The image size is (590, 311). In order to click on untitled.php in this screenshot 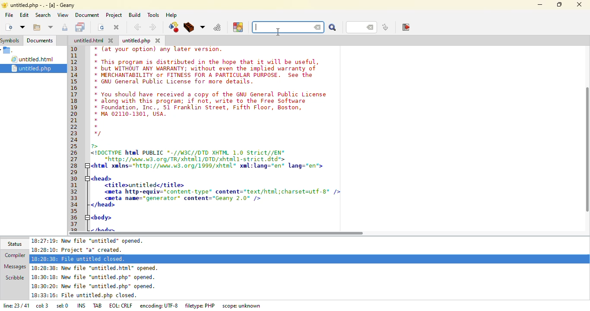, I will do `click(37, 68)`.